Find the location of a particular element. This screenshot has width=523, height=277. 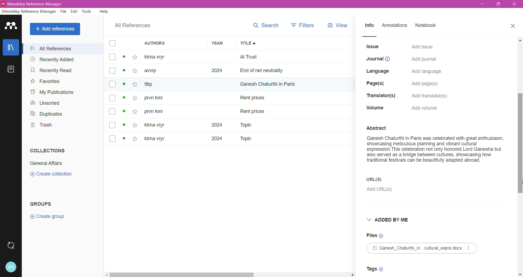

Page(s) is located at coordinates (376, 82).